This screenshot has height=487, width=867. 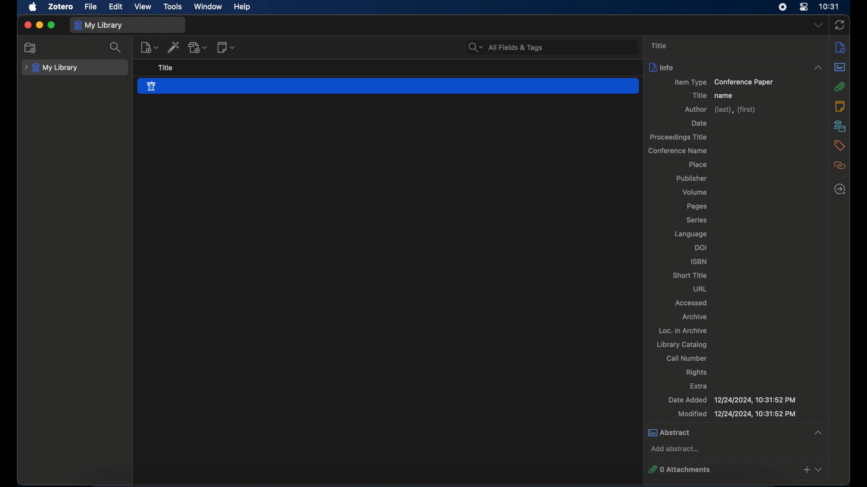 I want to click on name, so click(x=724, y=96).